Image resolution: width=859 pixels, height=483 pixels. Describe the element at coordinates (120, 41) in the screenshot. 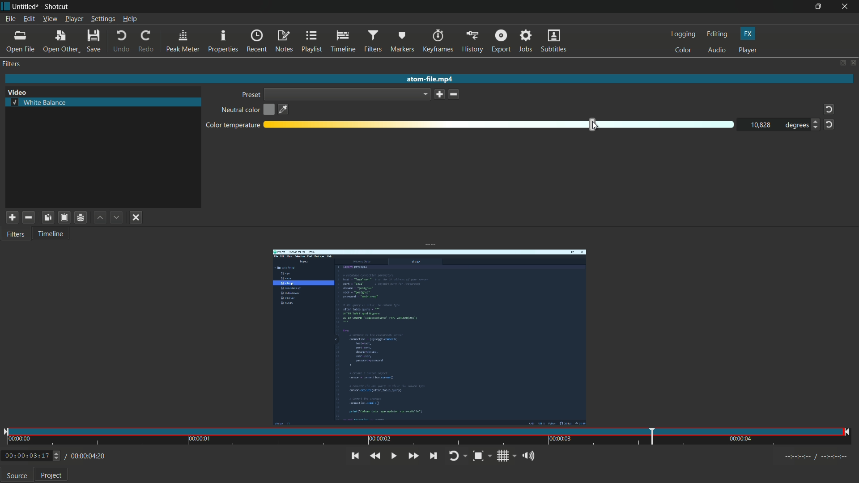

I see `undo` at that location.